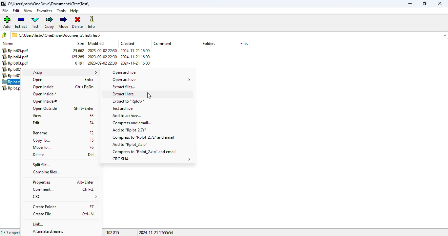 The width and height of the screenshot is (448, 236). I want to click on Shift + Enter, so click(84, 108).